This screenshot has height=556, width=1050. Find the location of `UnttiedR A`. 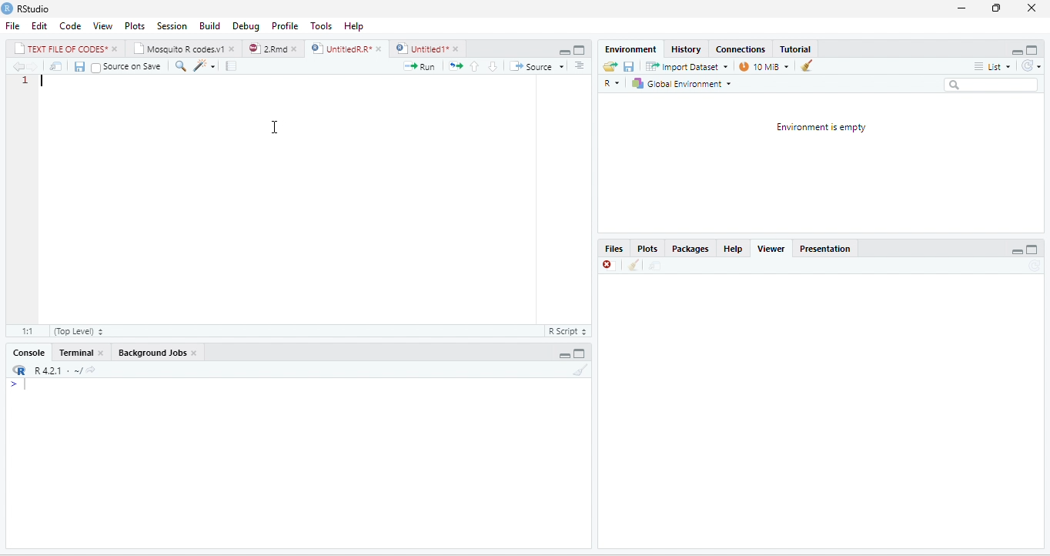

UnttiedR A is located at coordinates (341, 48).